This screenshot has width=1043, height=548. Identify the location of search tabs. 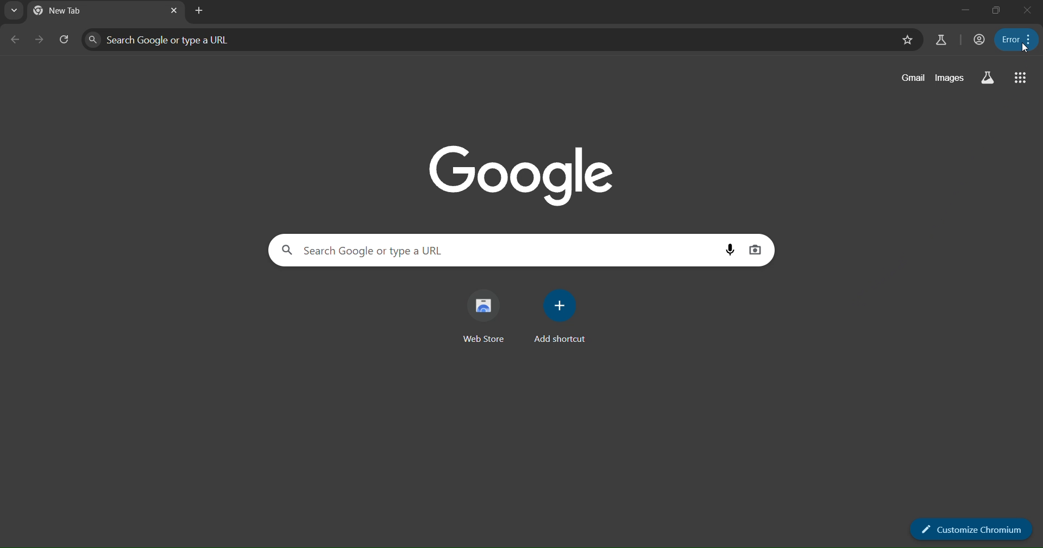
(16, 12).